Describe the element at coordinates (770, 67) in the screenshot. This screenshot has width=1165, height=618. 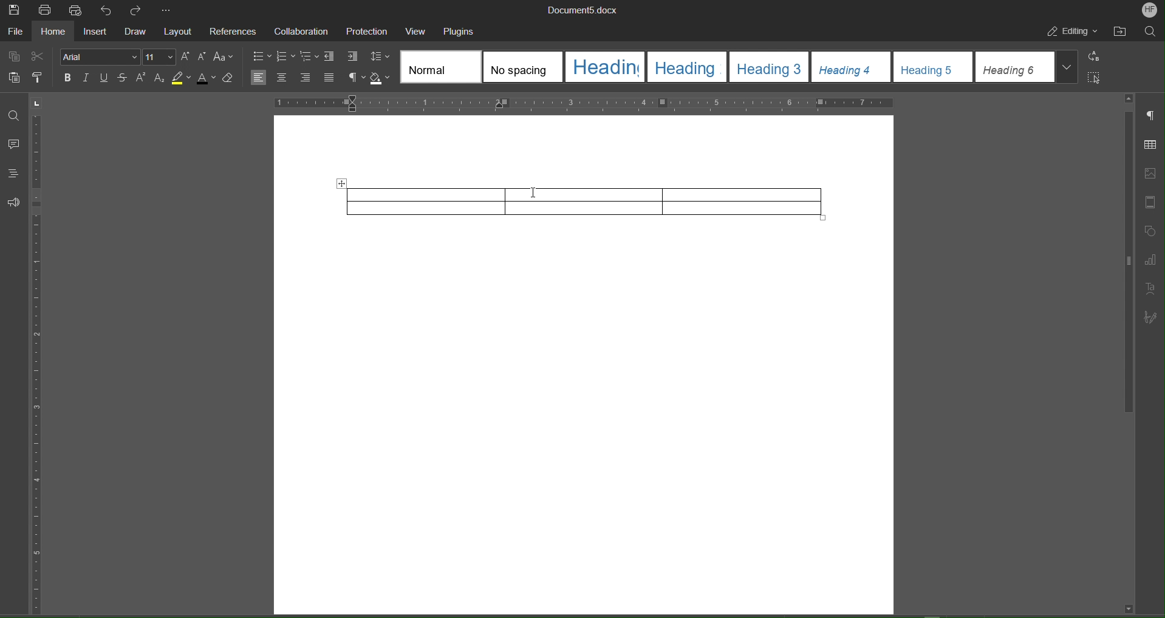
I see `heading 3` at that location.